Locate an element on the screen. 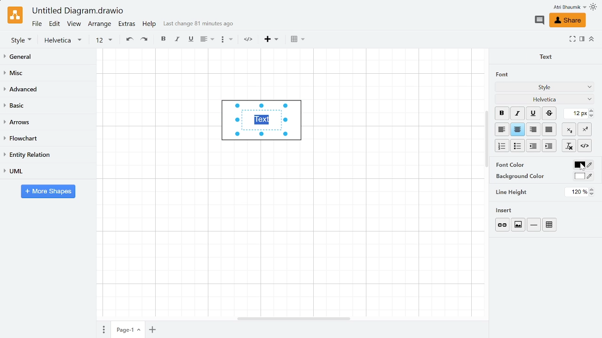 Image resolution: width=602 pixels, height=338 pixels. Decrease indent is located at coordinates (549, 146).